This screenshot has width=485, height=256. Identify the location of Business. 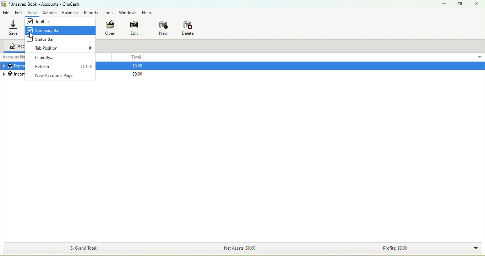
(71, 13).